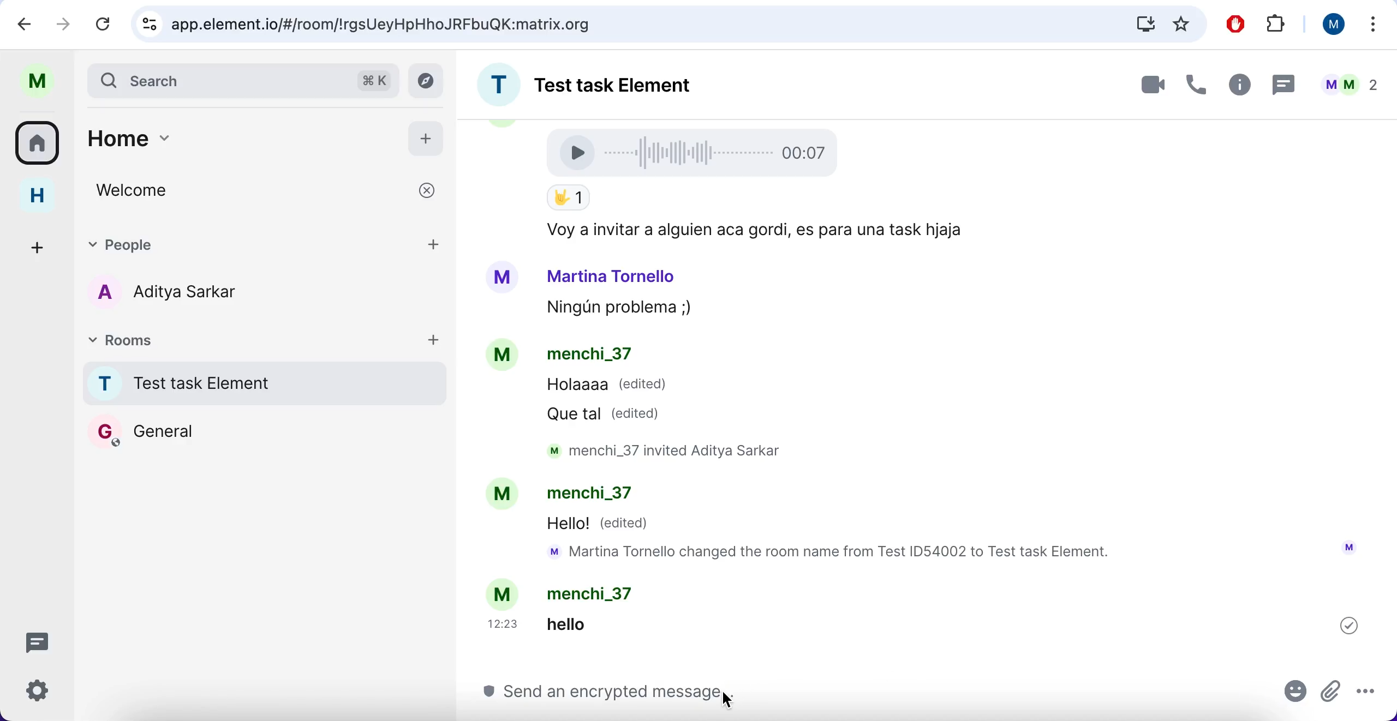 This screenshot has height=721, width=1397. I want to click on users , so click(182, 294).